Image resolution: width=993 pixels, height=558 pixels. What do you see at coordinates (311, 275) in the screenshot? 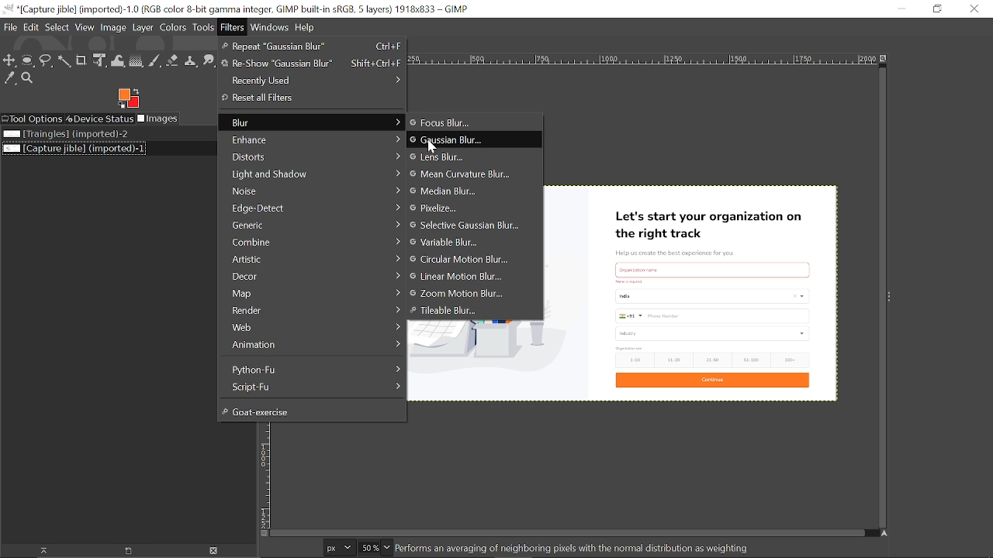
I see `Decor` at bounding box center [311, 275].